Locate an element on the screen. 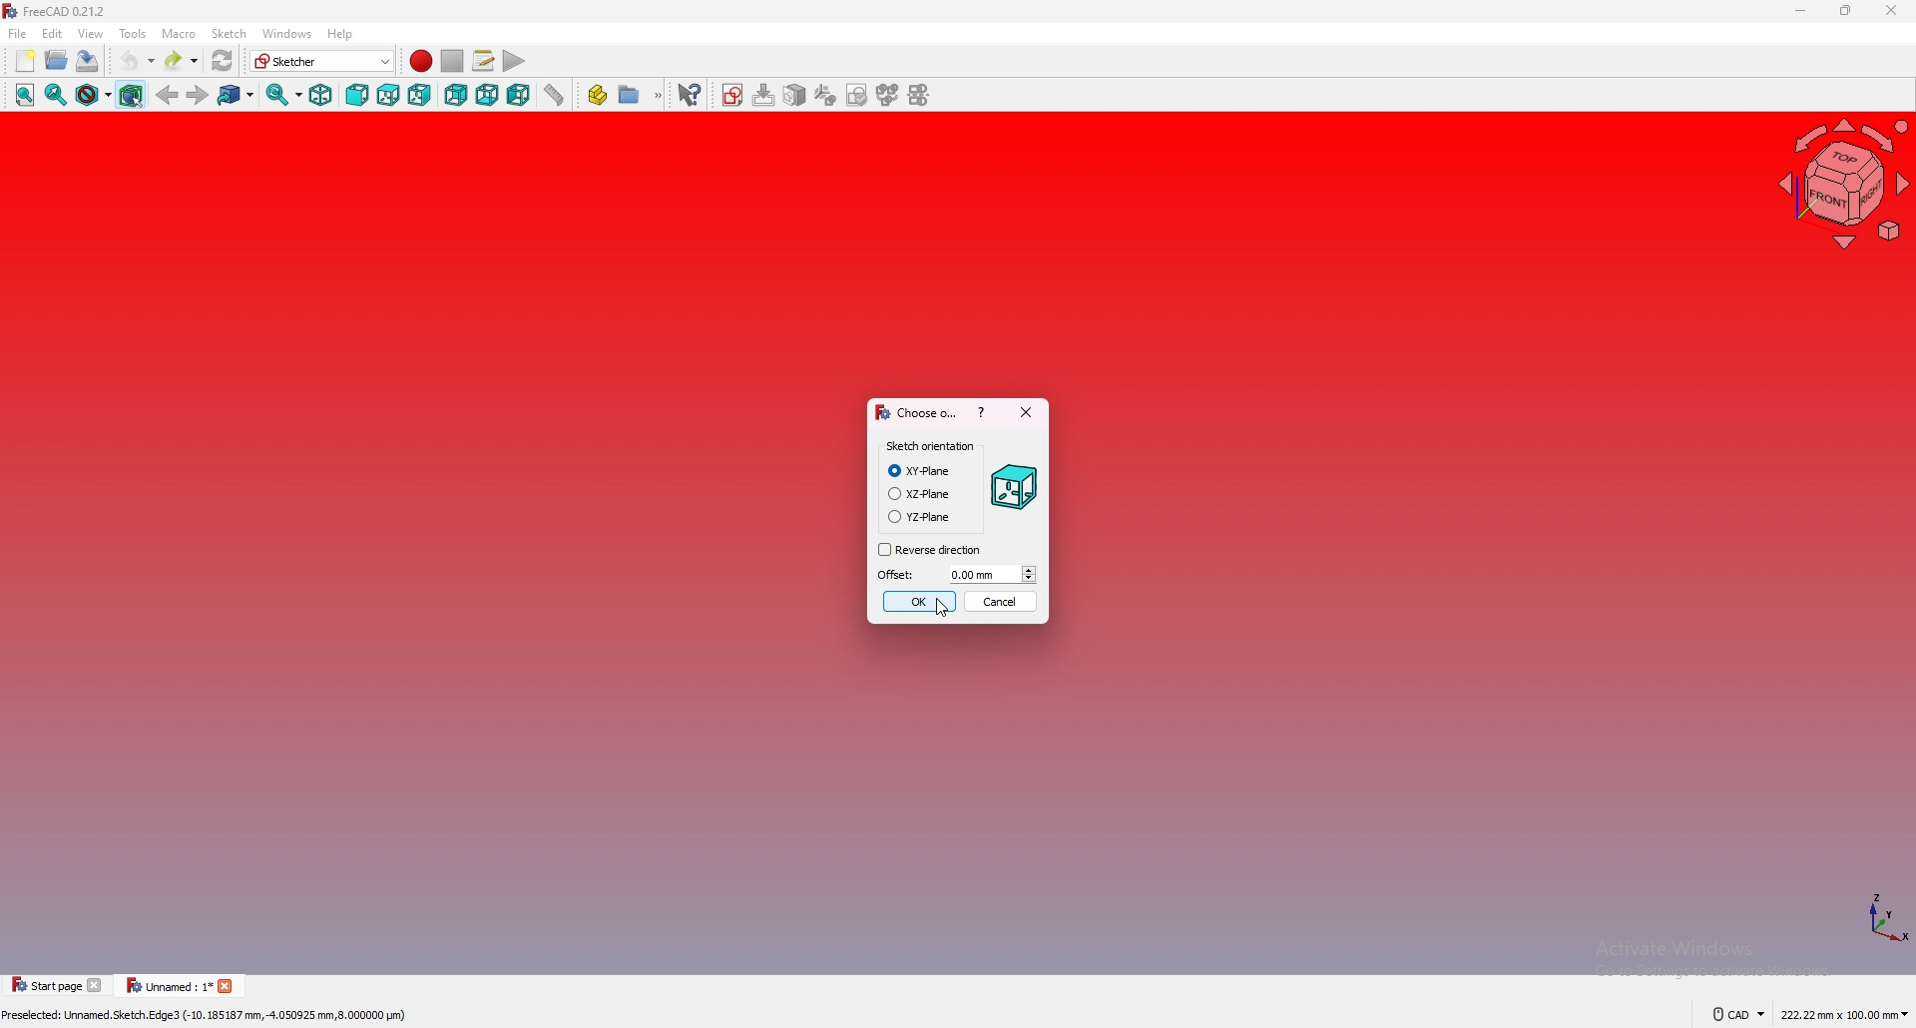 This screenshot has width=1916, height=1028. switch workbench is located at coordinates (323, 60).